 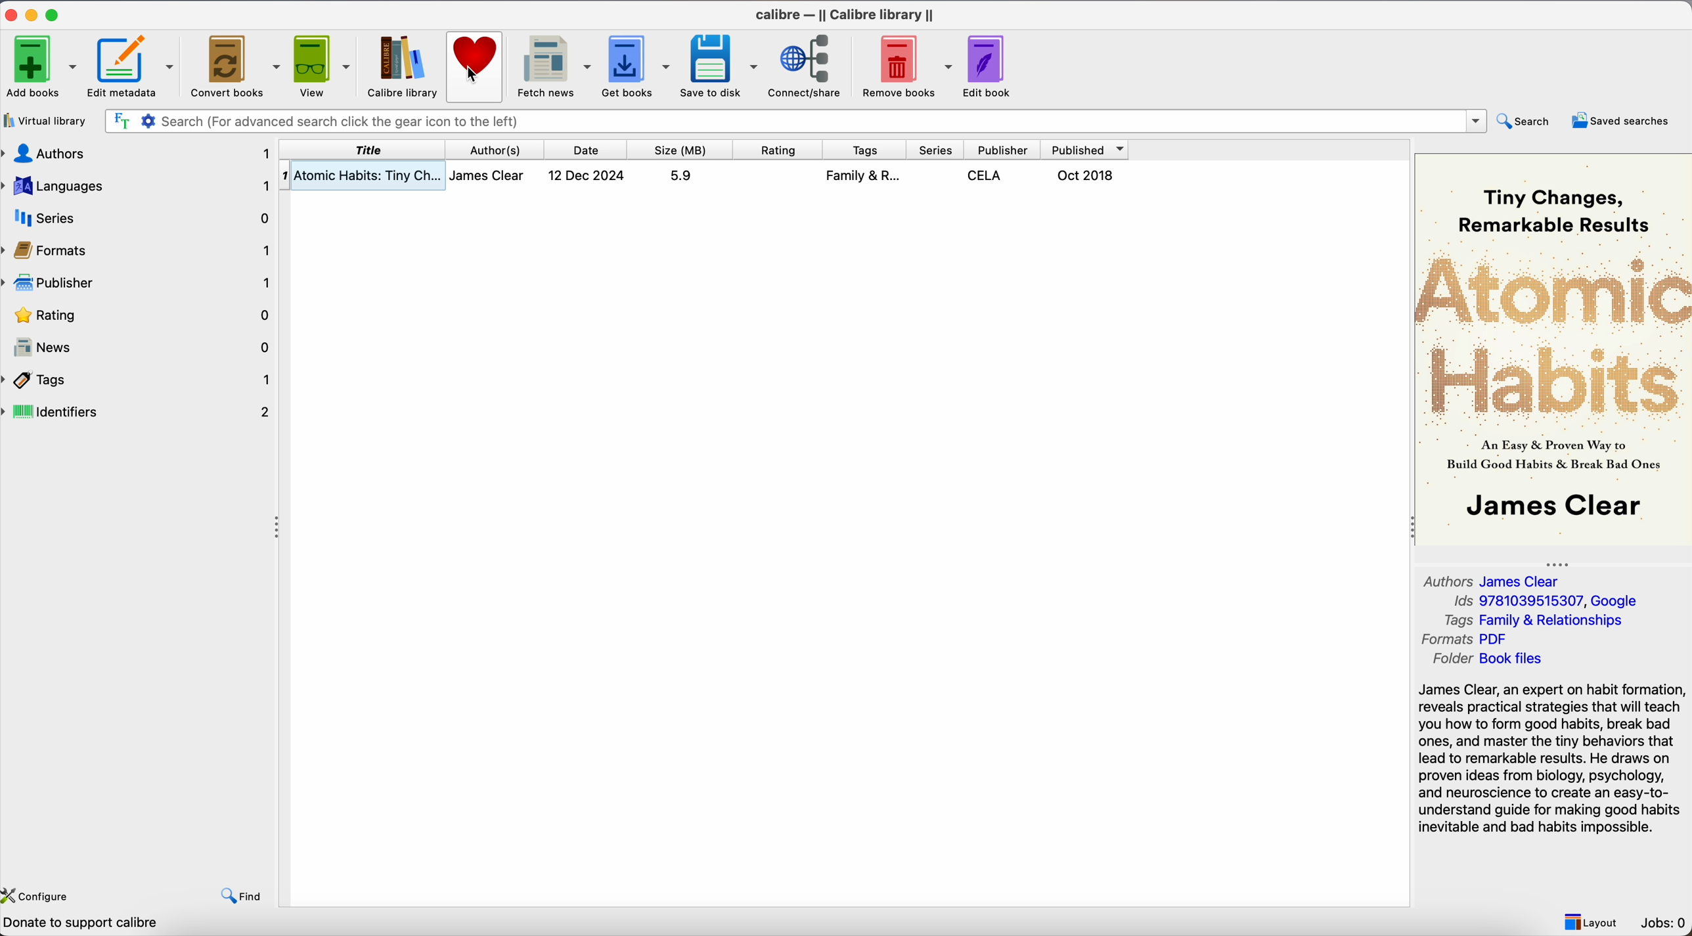 I want to click on close program, so click(x=11, y=14).